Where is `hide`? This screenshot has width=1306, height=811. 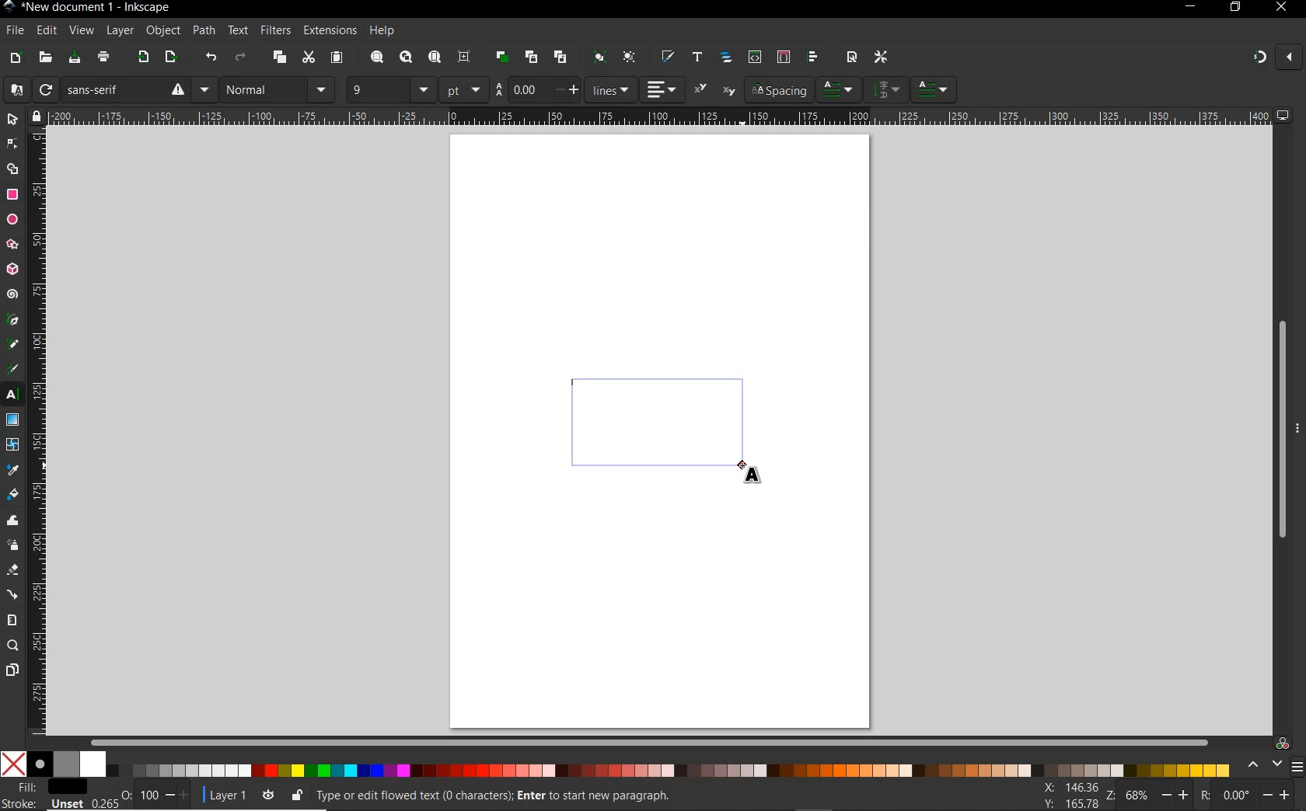 hide is located at coordinates (1298, 426).